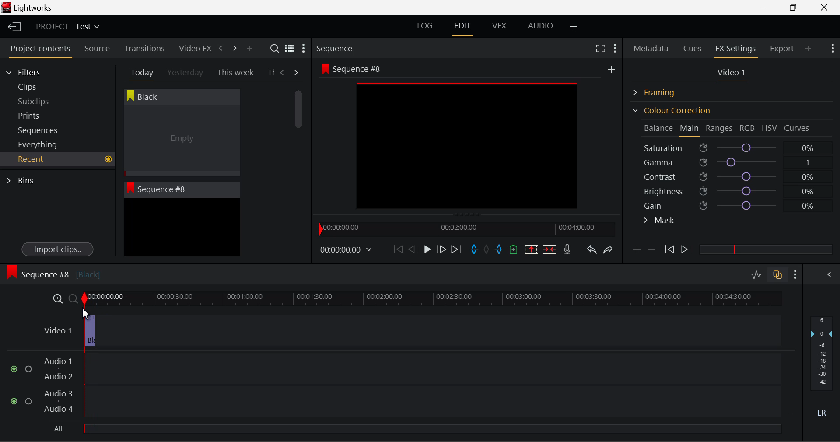 This screenshot has height=442, width=840. I want to click on Remove marked section, so click(531, 249).